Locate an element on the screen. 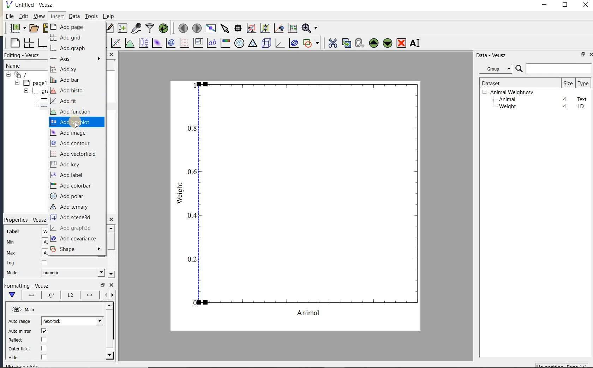 The image size is (593, 368). check/uncheck is located at coordinates (44, 348).